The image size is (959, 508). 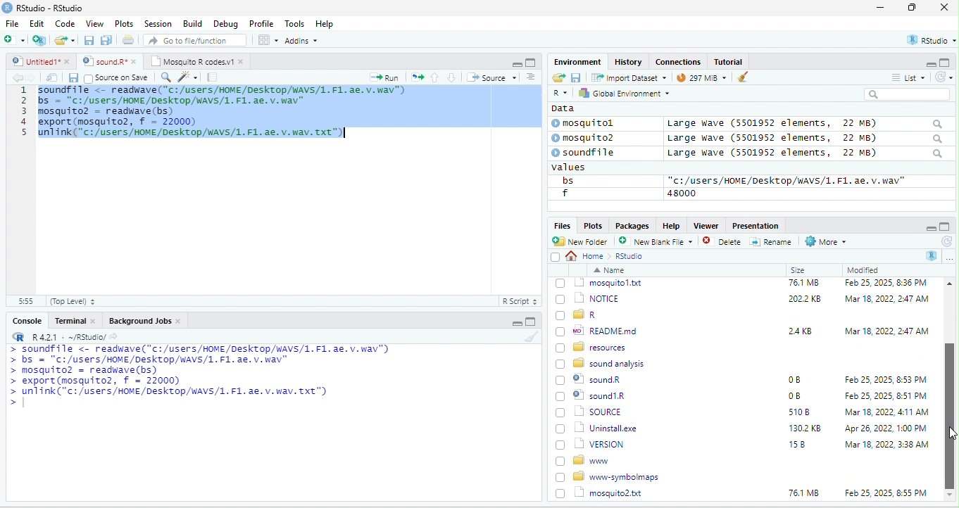 What do you see at coordinates (825, 242) in the screenshot?
I see ` More ` at bounding box center [825, 242].